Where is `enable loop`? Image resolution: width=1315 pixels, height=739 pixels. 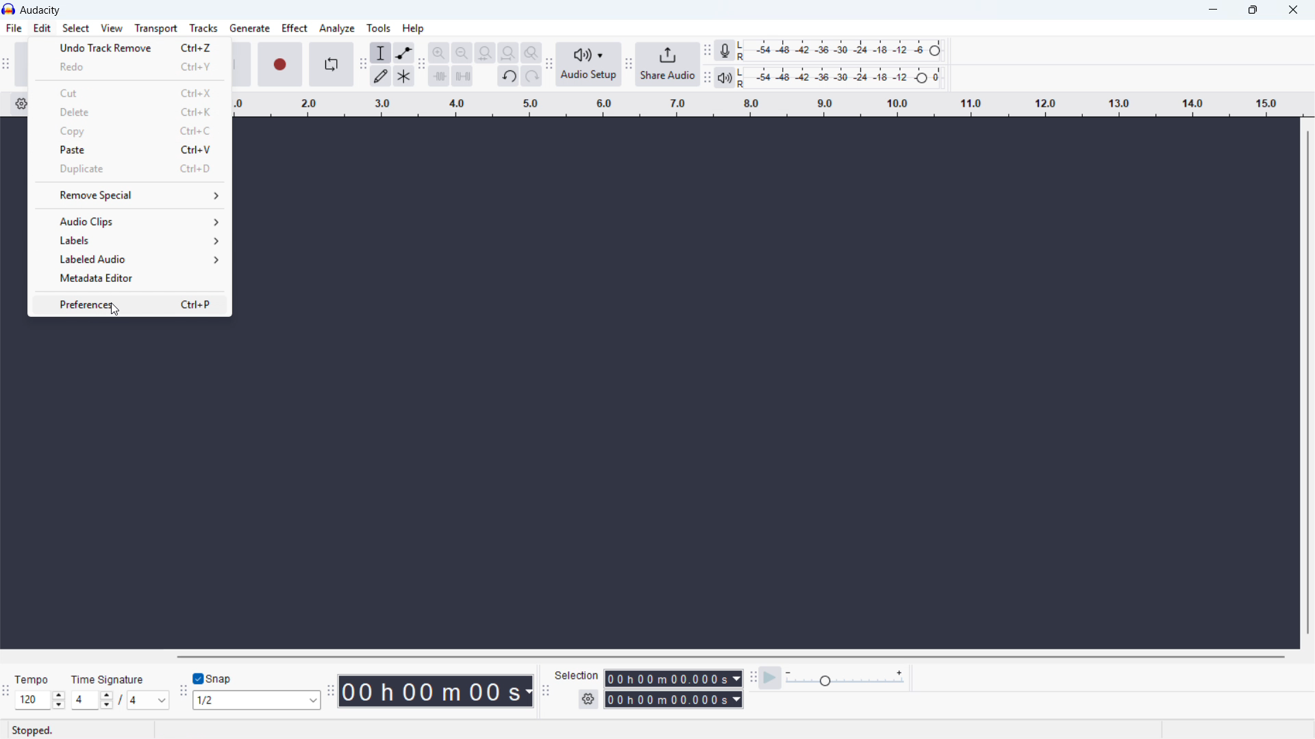 enable loop is located at coordinates (331, 65).